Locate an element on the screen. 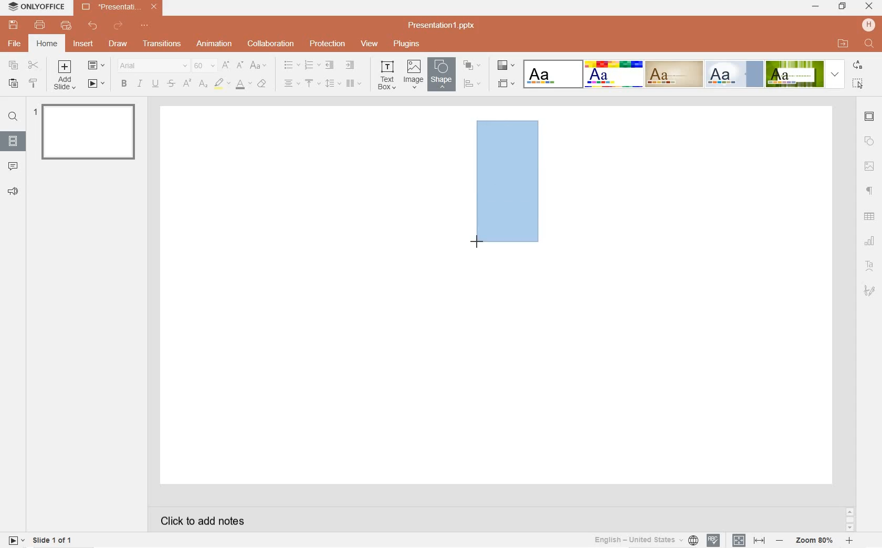  bullet is located at coordinates (291, 65).